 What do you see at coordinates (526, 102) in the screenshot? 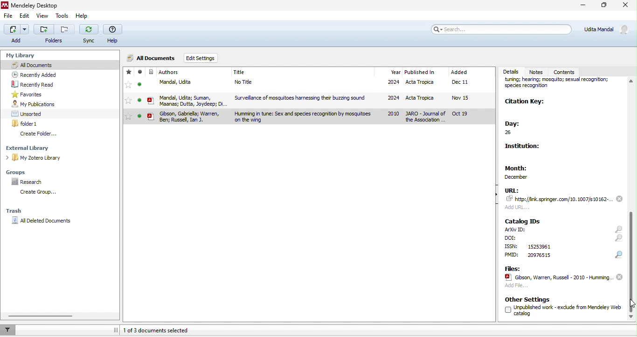
I see `citation key` at bounding box center [526, 102].